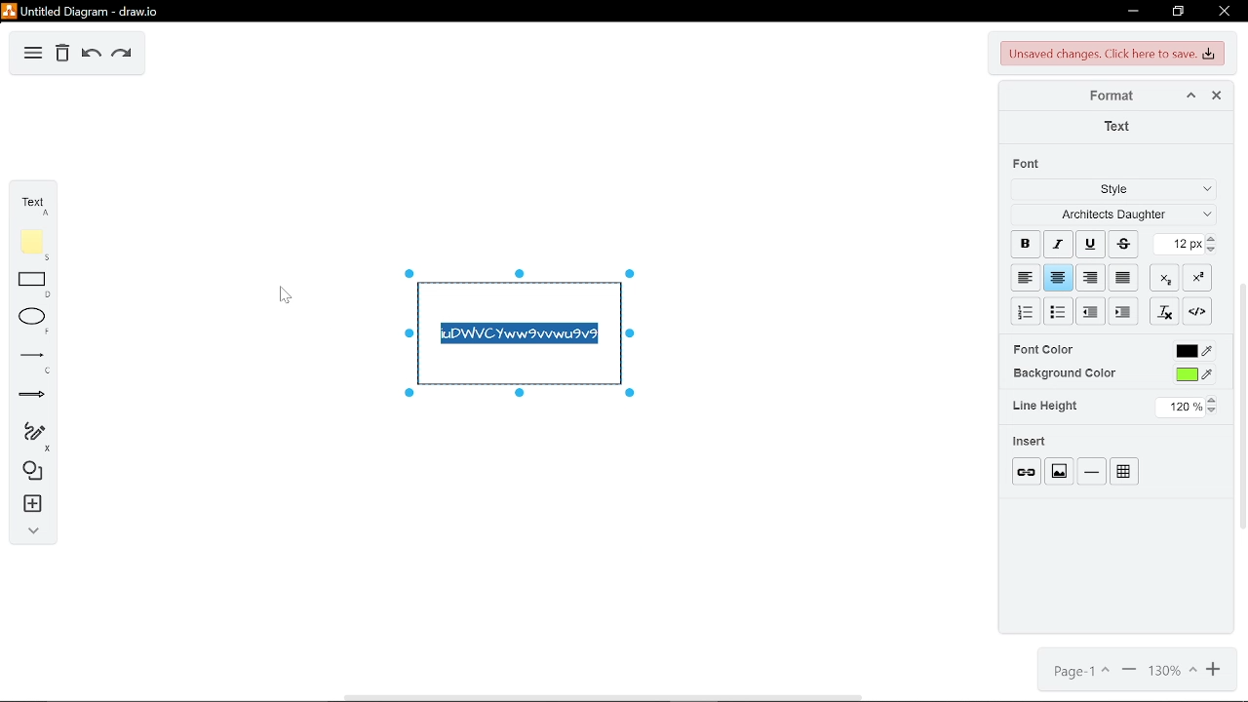 This screenshot has width=1248, height=702. Describe the element at coordinates (28, 534) in the screenshot. I see `collapse` at that location.